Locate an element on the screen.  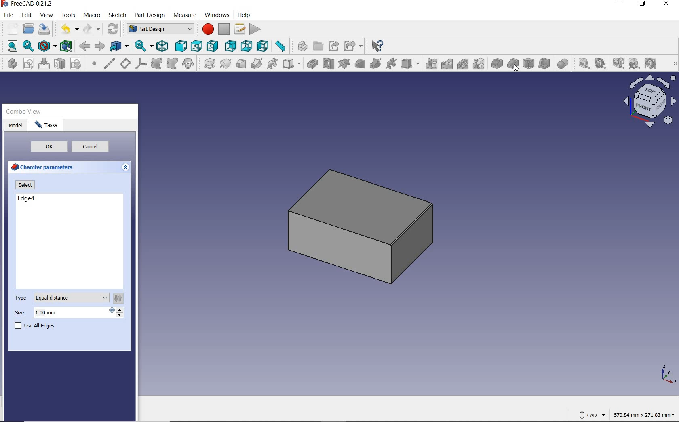
model is located at coordinates (16, 125).